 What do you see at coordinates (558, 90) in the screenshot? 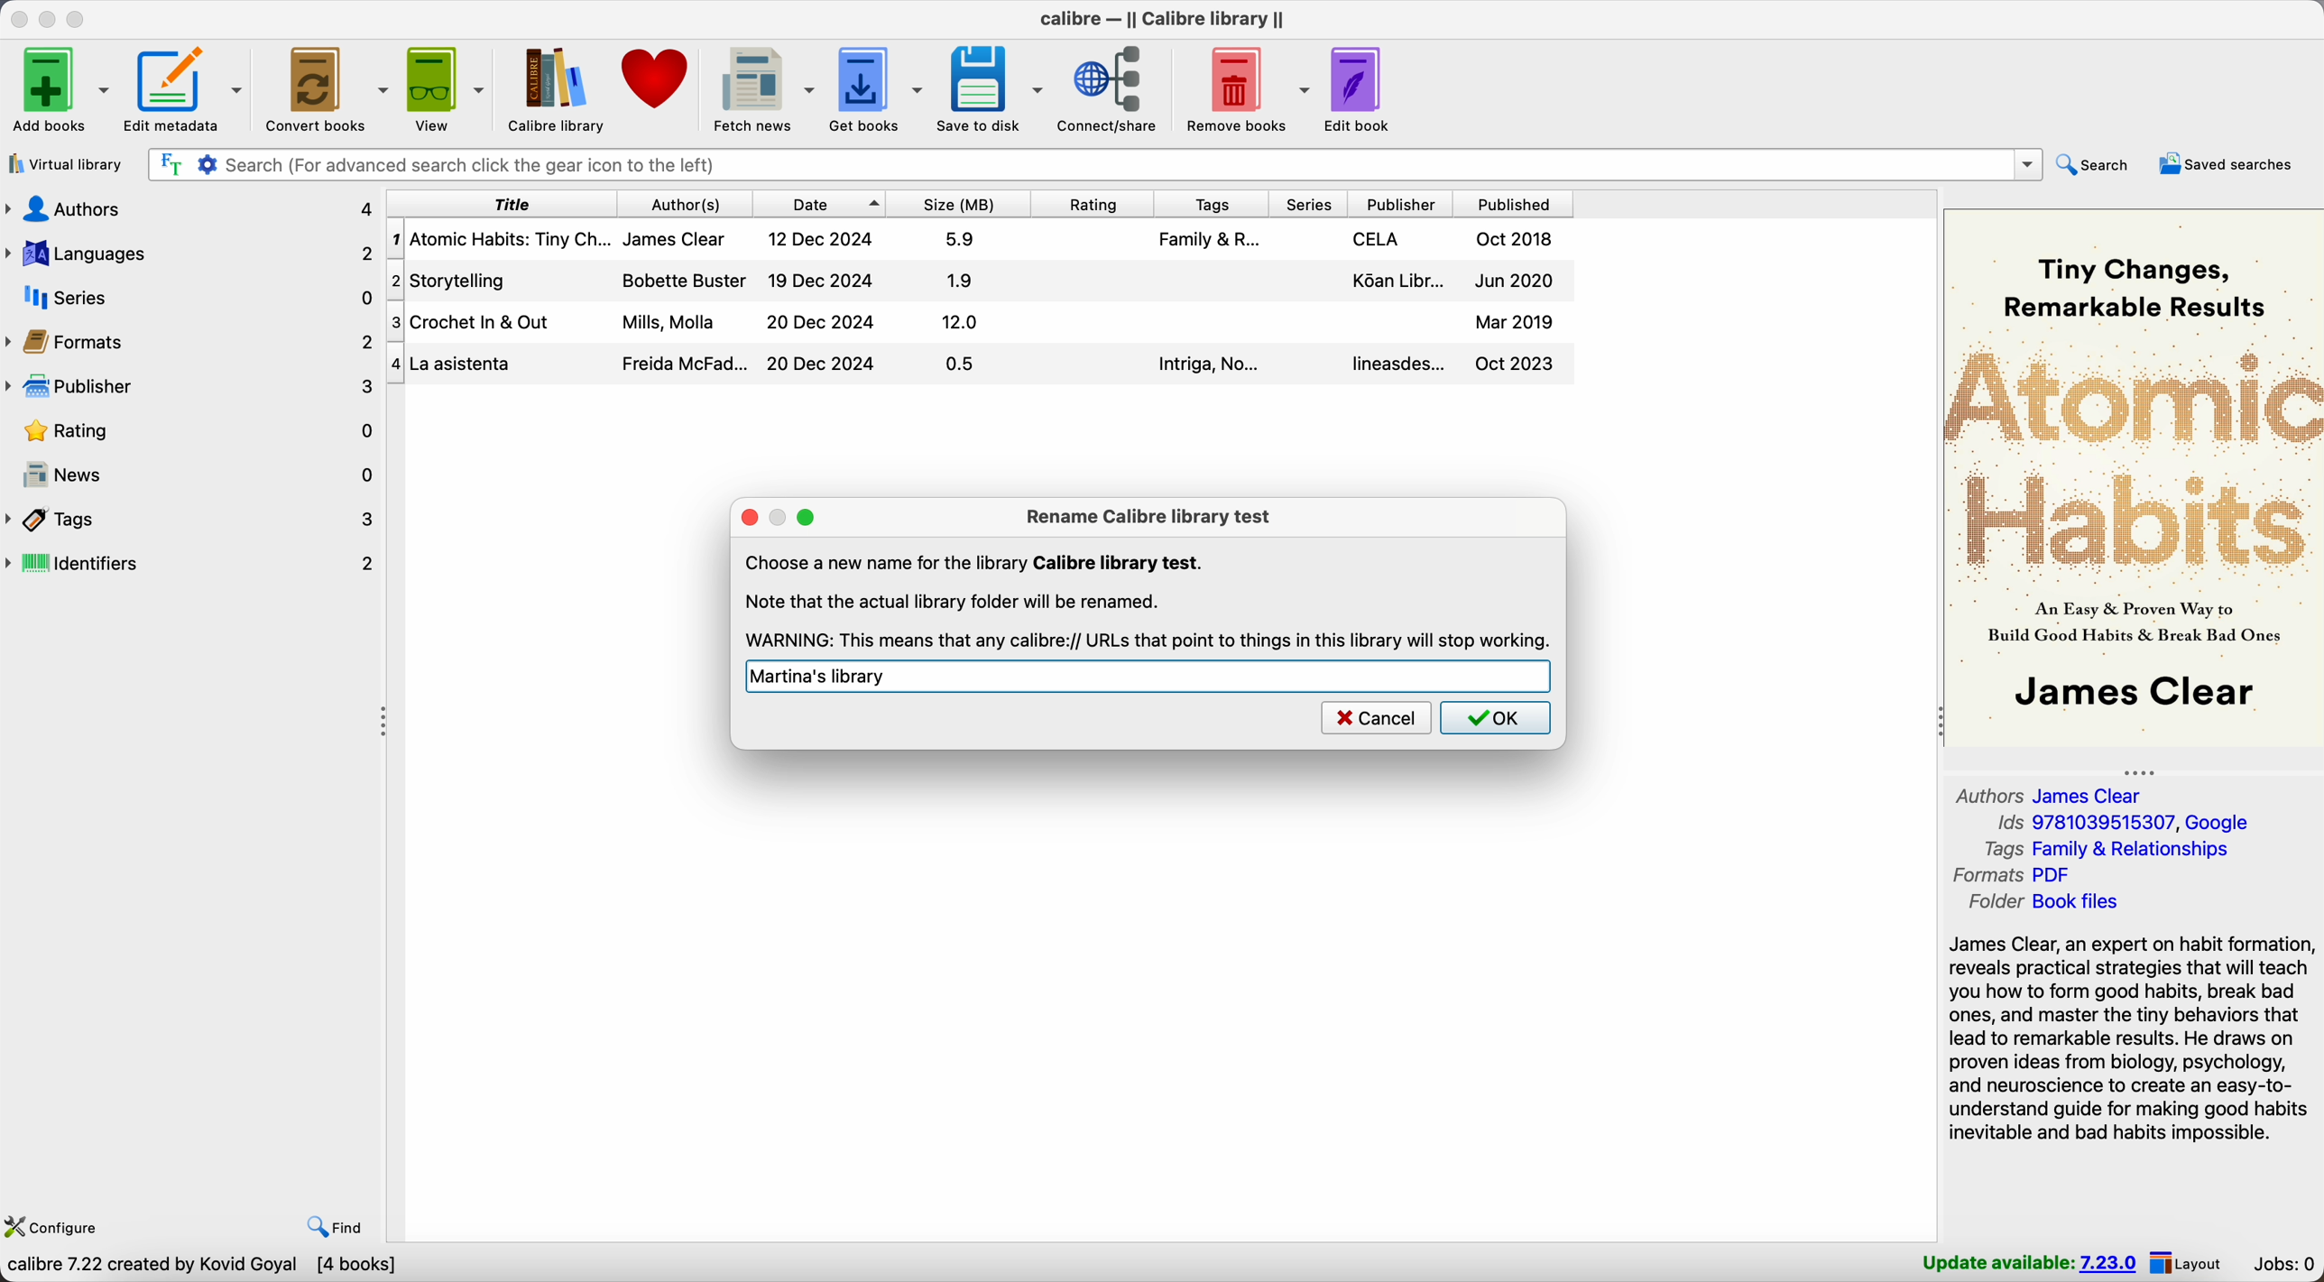
I see `Calibre library` at bounding box center [558, 90].